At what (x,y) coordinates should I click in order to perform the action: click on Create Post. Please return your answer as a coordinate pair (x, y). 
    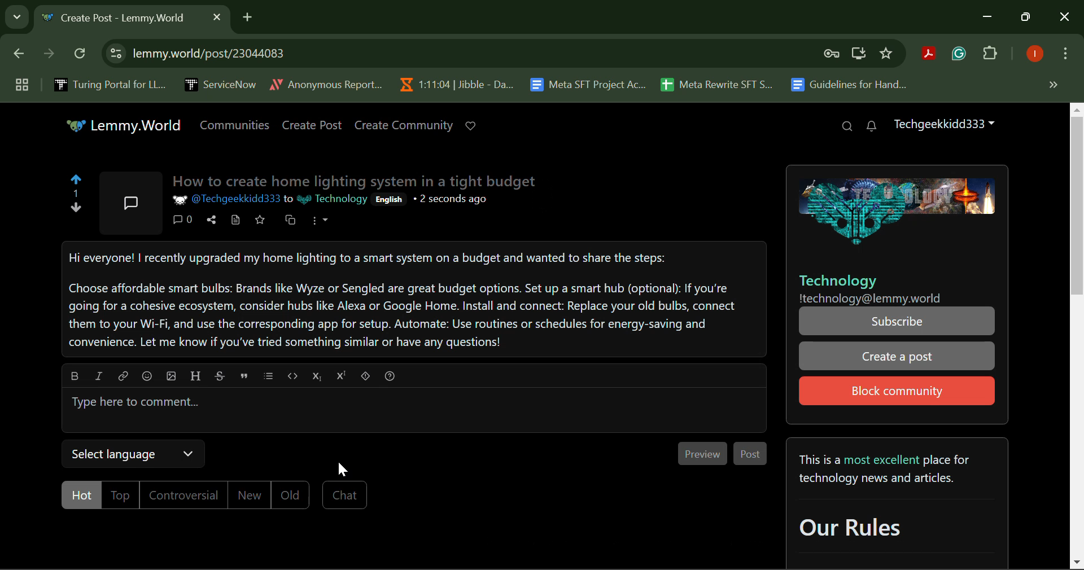
    Looking at the image, I should click on (313, 125).